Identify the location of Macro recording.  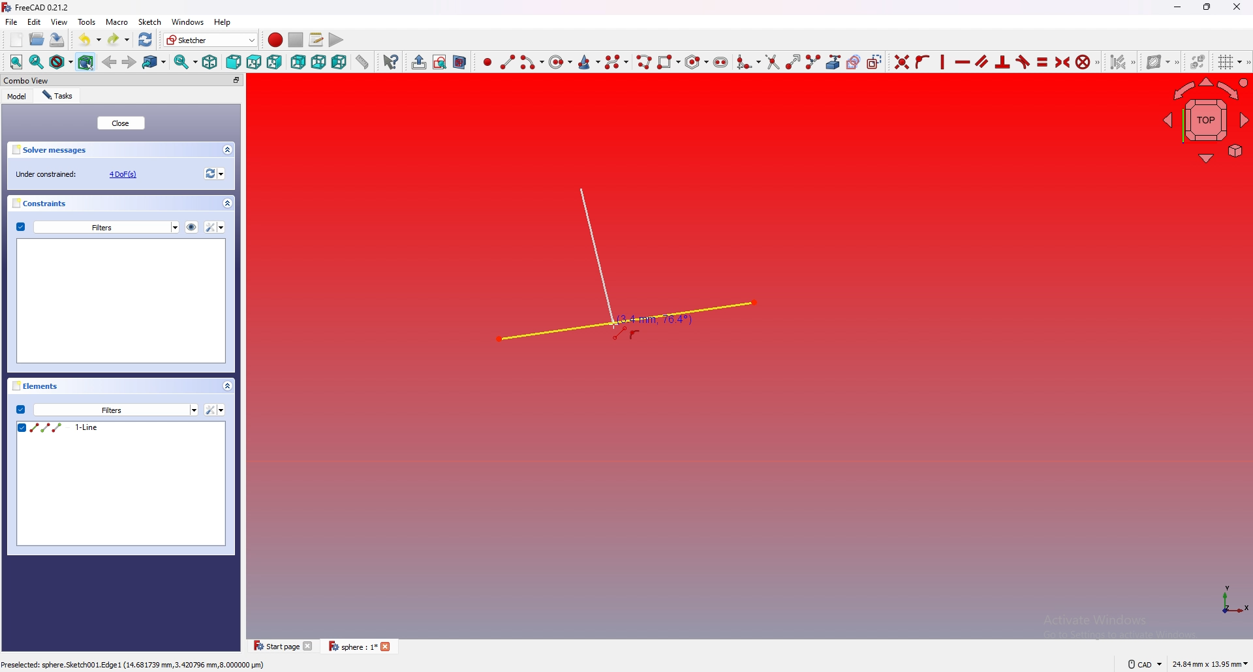
(273, 40).